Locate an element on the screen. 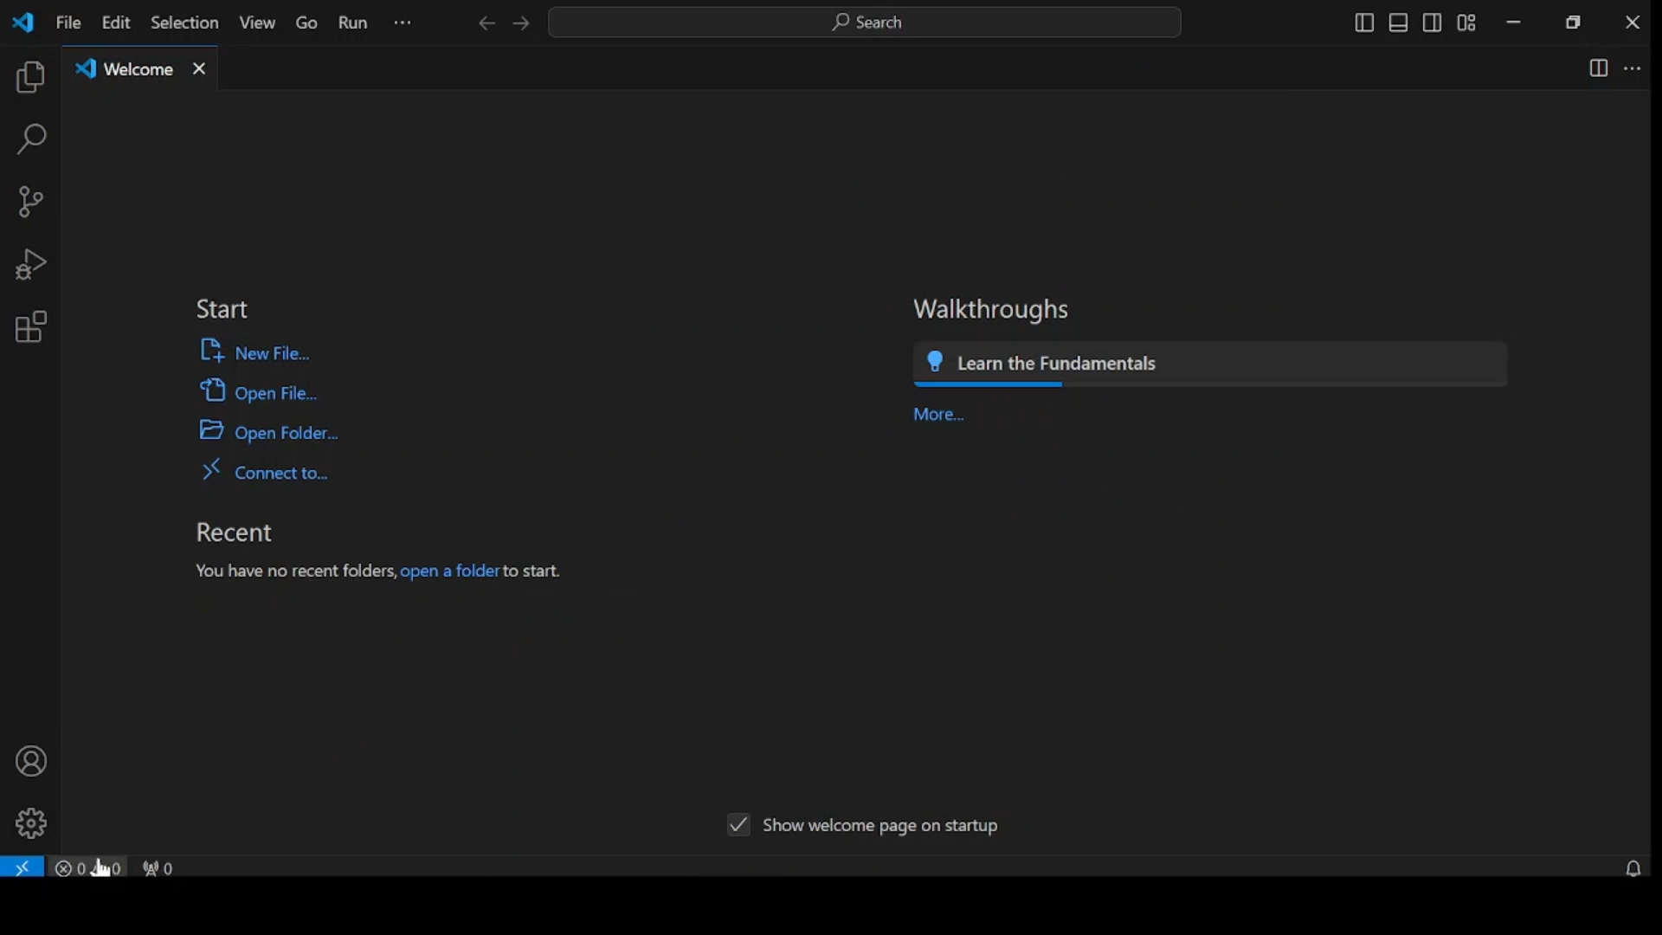 Image resolution: width=1662 pixels, height=935 pixels. accounts is located at coordinates (28, 760).